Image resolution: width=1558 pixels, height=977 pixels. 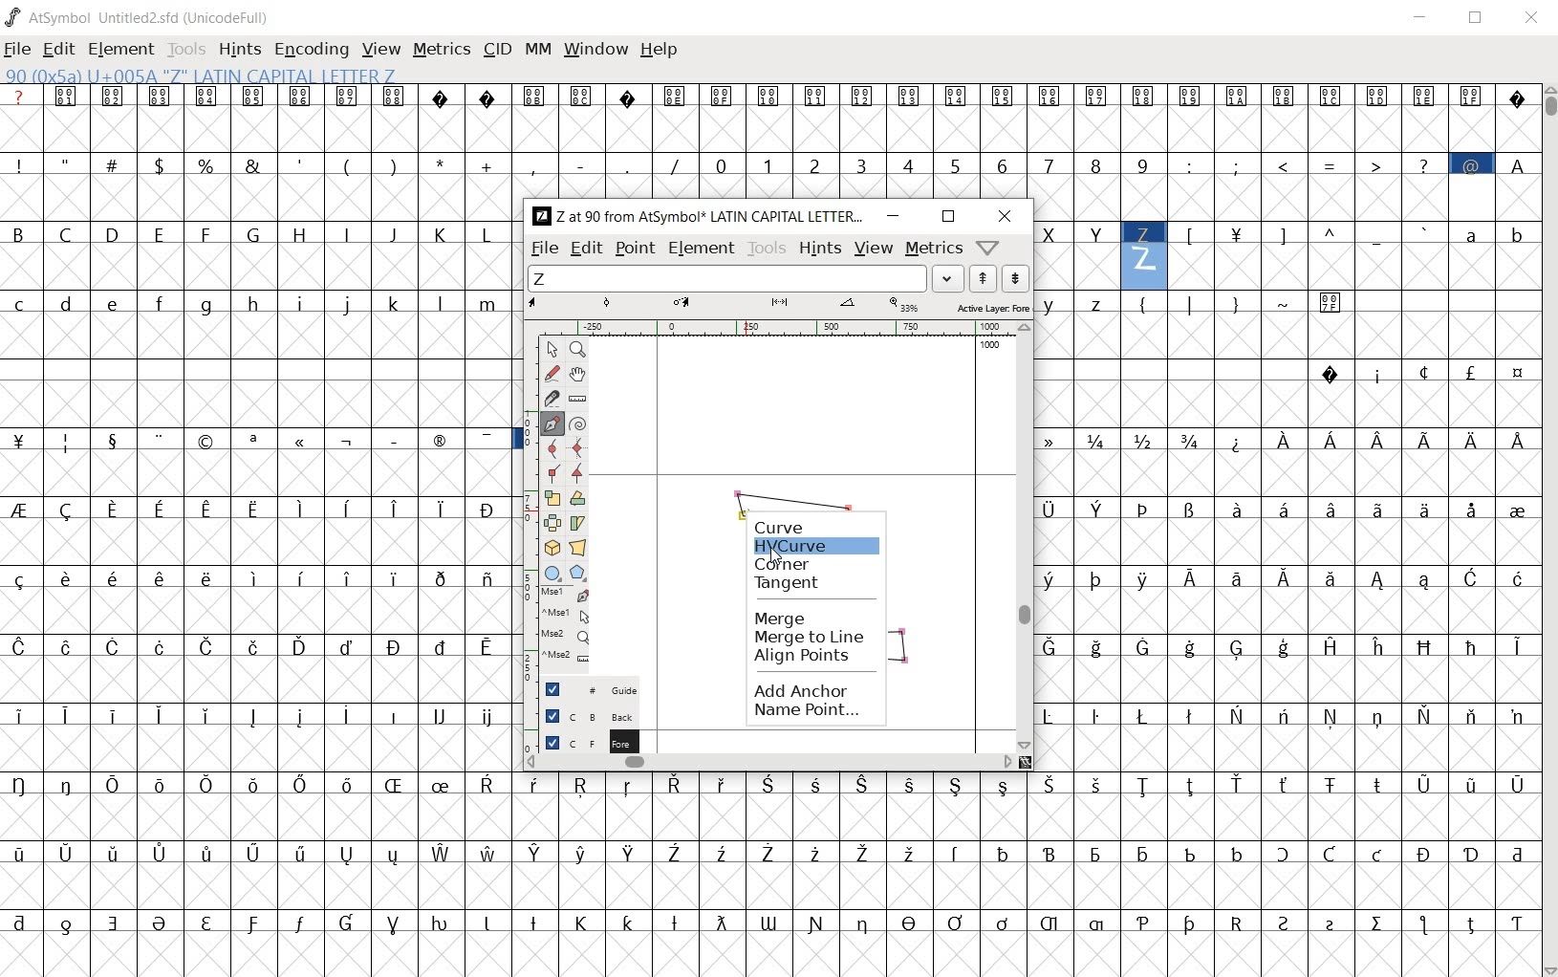 I want to click on tools, so click(x=768, y=249).